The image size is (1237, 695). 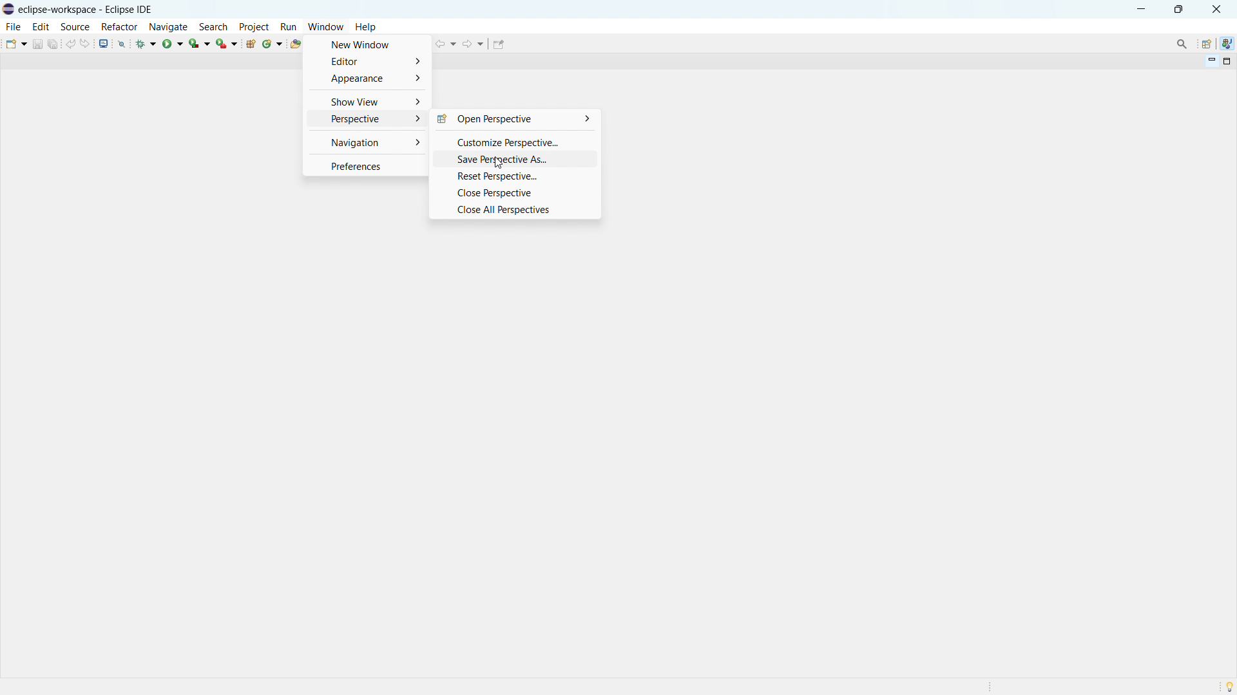 What do you see at coordinates (70, 43) in the screenshot?
I see `undo` at bounding box center [70, 43].